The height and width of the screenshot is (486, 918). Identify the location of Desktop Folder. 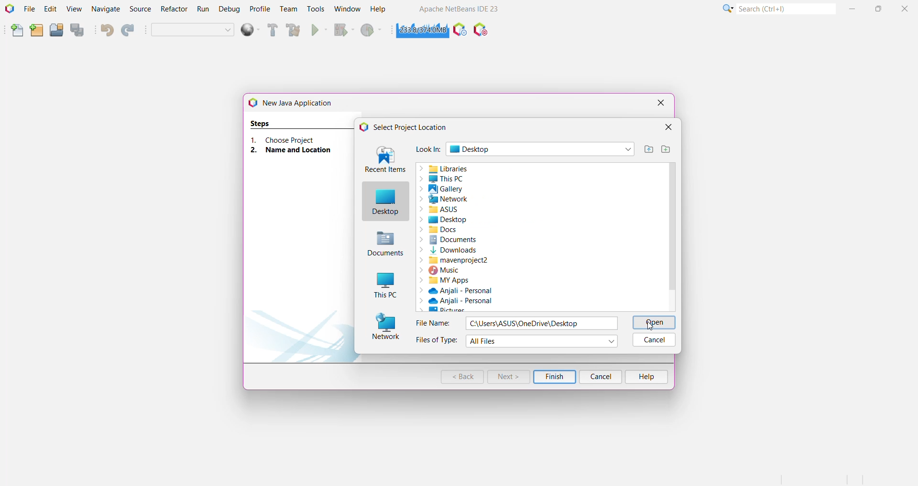
(542, 149).